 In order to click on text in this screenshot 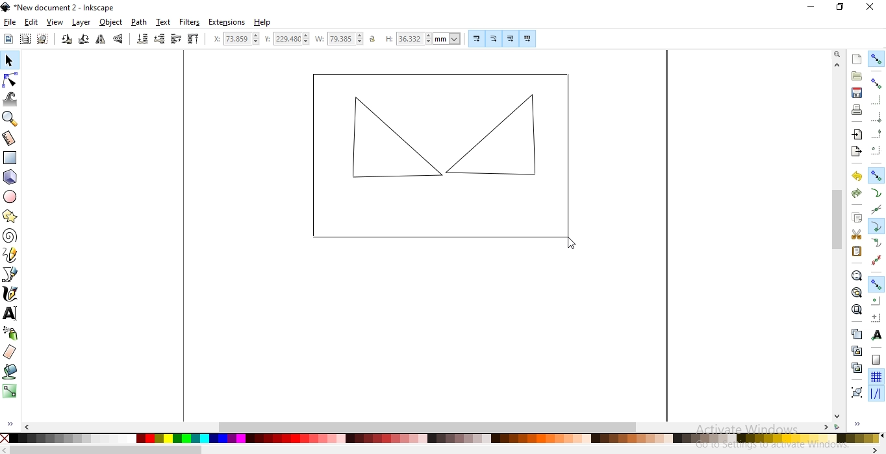, I will do `click(164, 21)`.